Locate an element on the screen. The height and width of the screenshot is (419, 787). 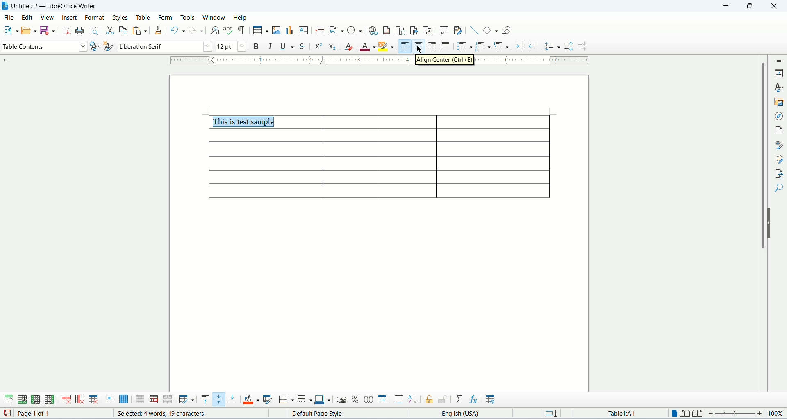
inser columns after is located at coordinates (49, 400).